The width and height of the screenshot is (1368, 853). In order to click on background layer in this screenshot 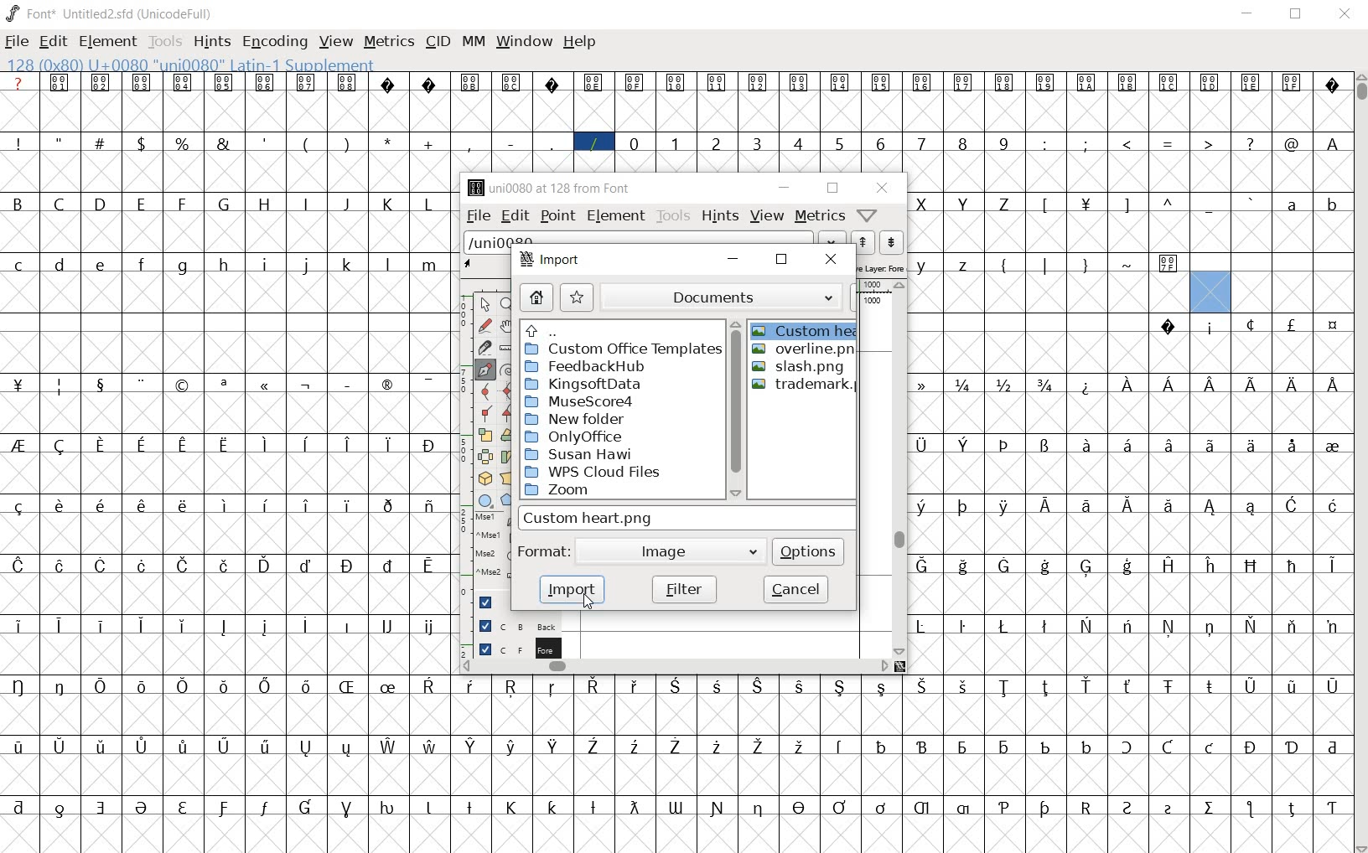, I will do `click(510, 625)`.